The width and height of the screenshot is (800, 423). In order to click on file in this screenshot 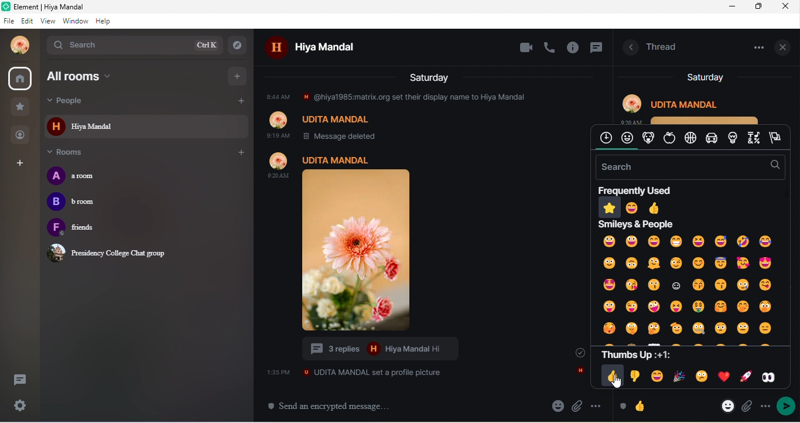, I will do `click(9, 21)`.